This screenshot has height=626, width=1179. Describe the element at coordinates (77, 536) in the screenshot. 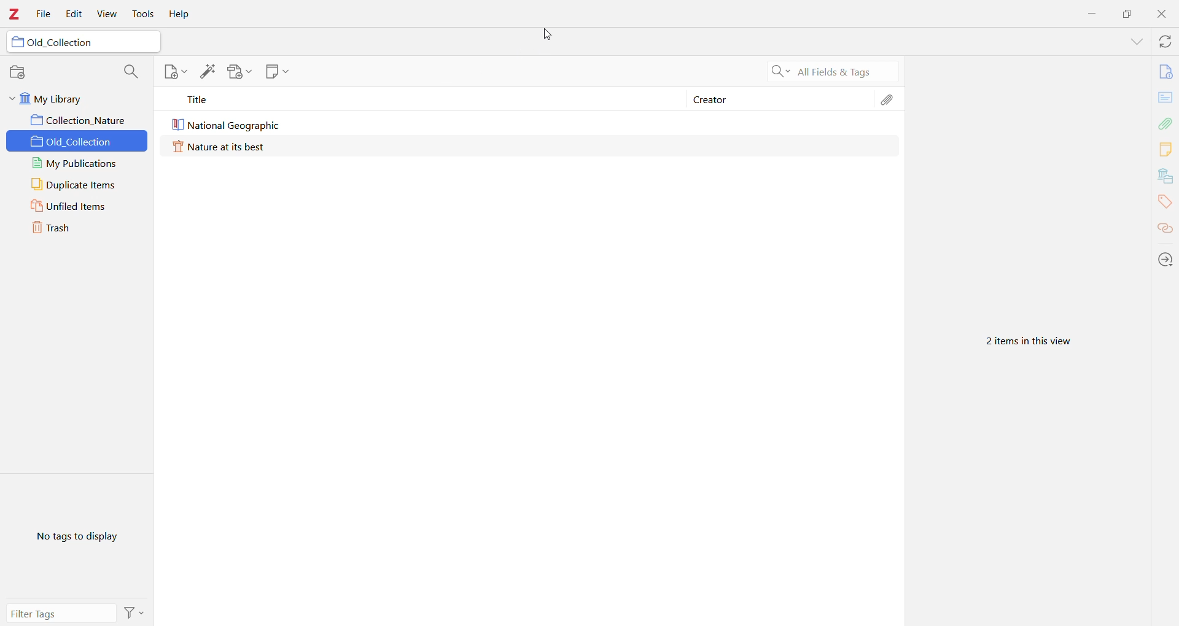

I see `No tags to display` at that location.